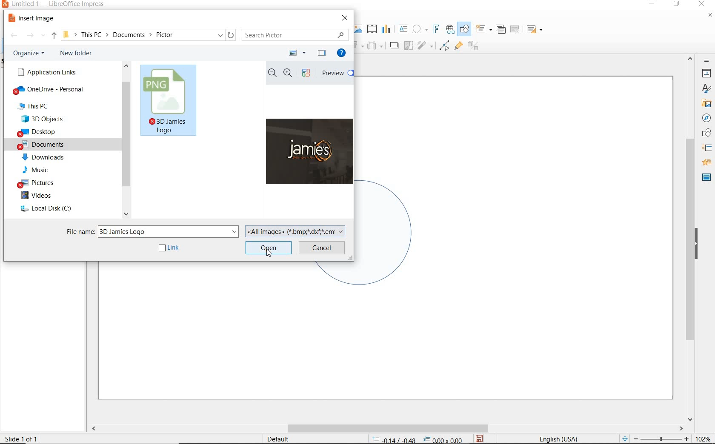 Image resolution: width=715 pixels, height=444 pixels. I want to click on new folder, so click(78, 54).